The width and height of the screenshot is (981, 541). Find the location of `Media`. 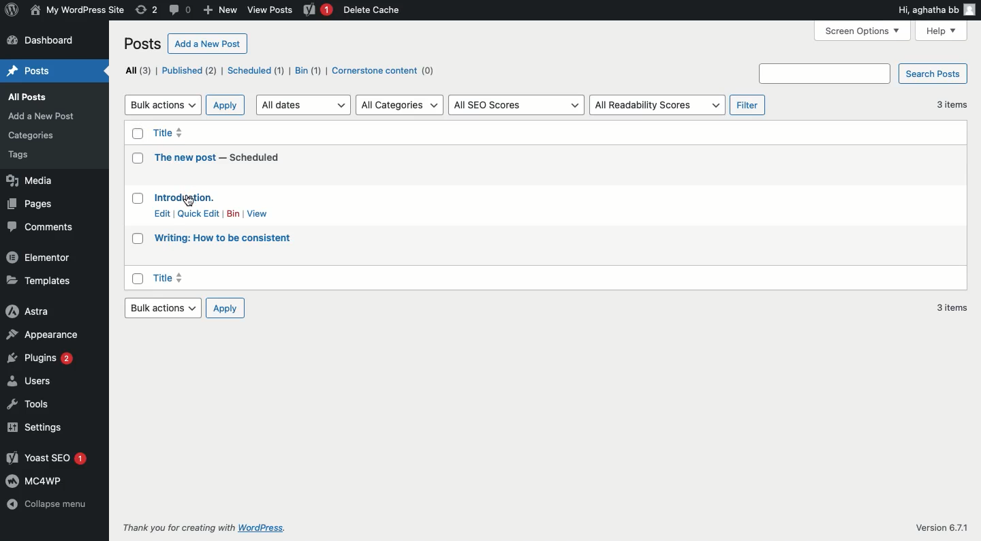

Media is located at coordinates (33, 181).